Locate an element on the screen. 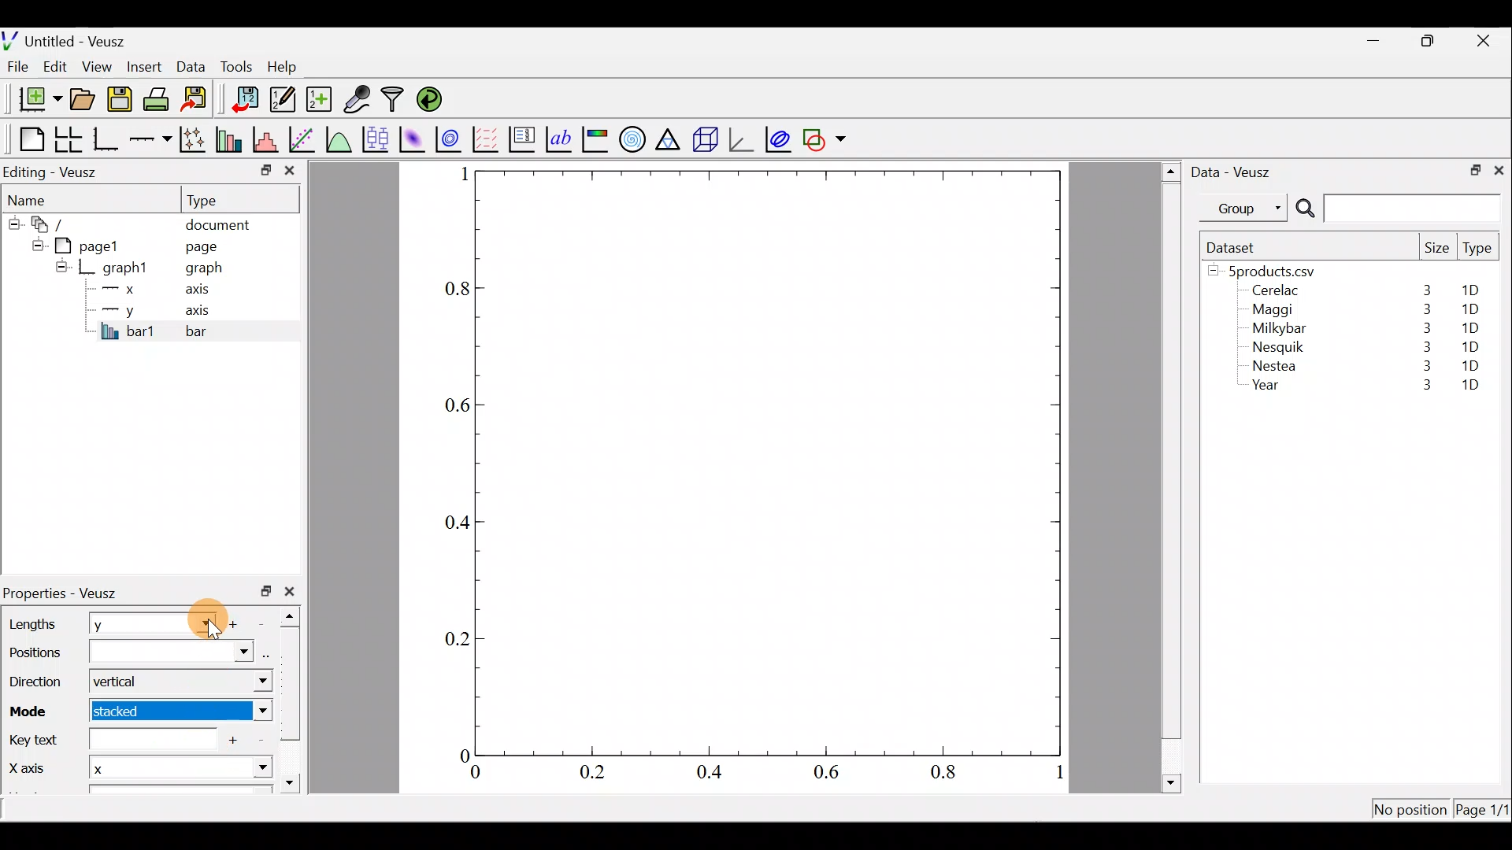 This screenshot has height=850, width=1512. 1D is located at coordinates (1476, 290).